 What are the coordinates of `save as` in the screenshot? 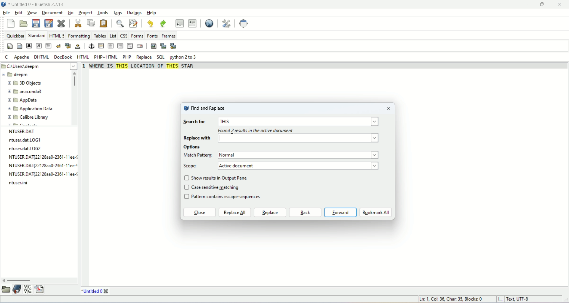 It's located at (49, 23).